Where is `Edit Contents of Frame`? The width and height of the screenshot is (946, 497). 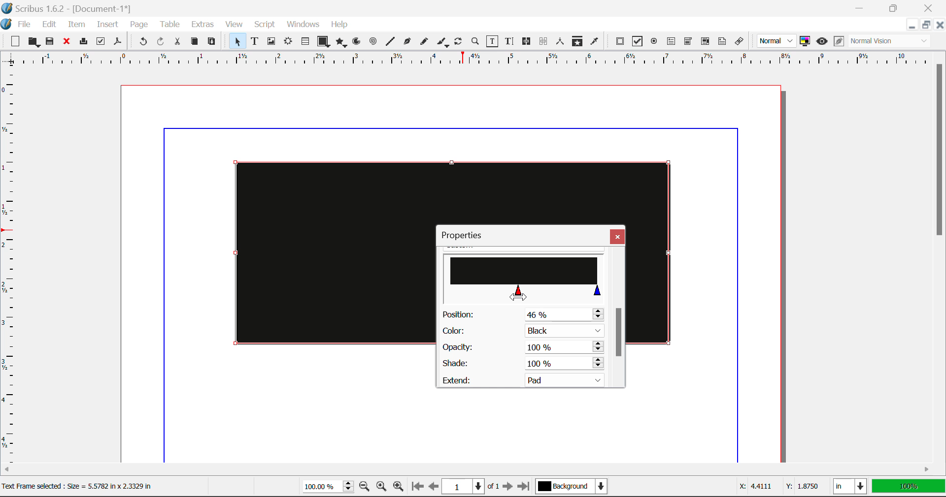 Edit Contents of Frame is located at coordinates (493, 42).